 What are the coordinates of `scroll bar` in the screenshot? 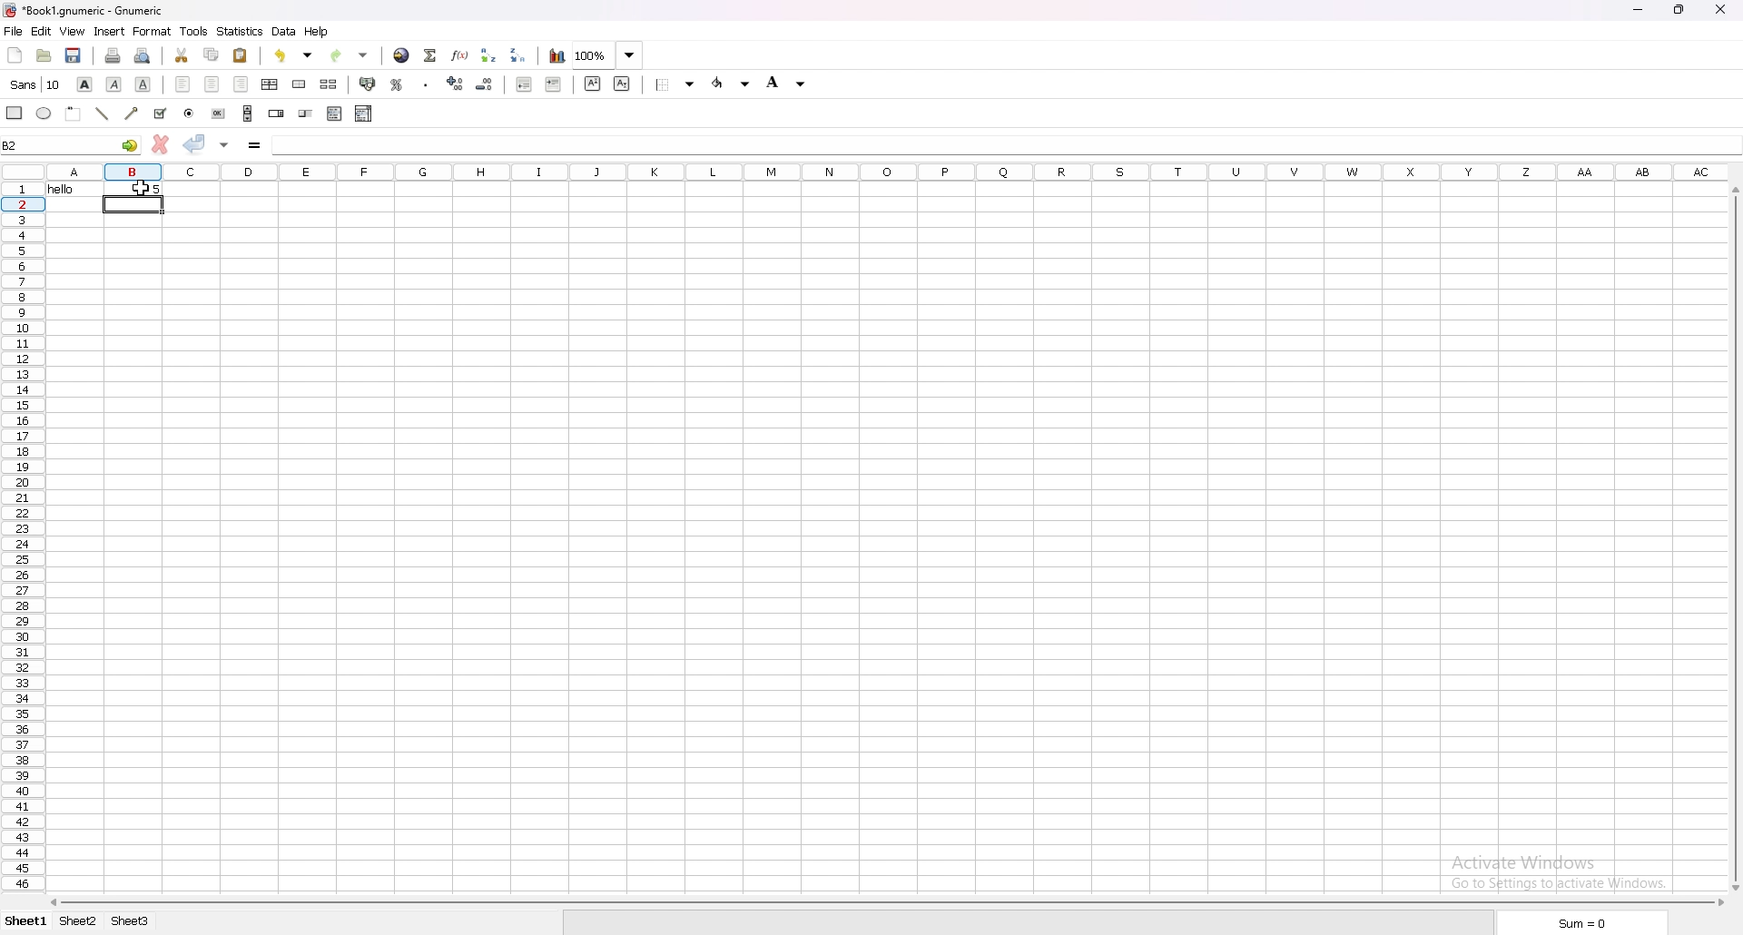 It's located at (889, 903).